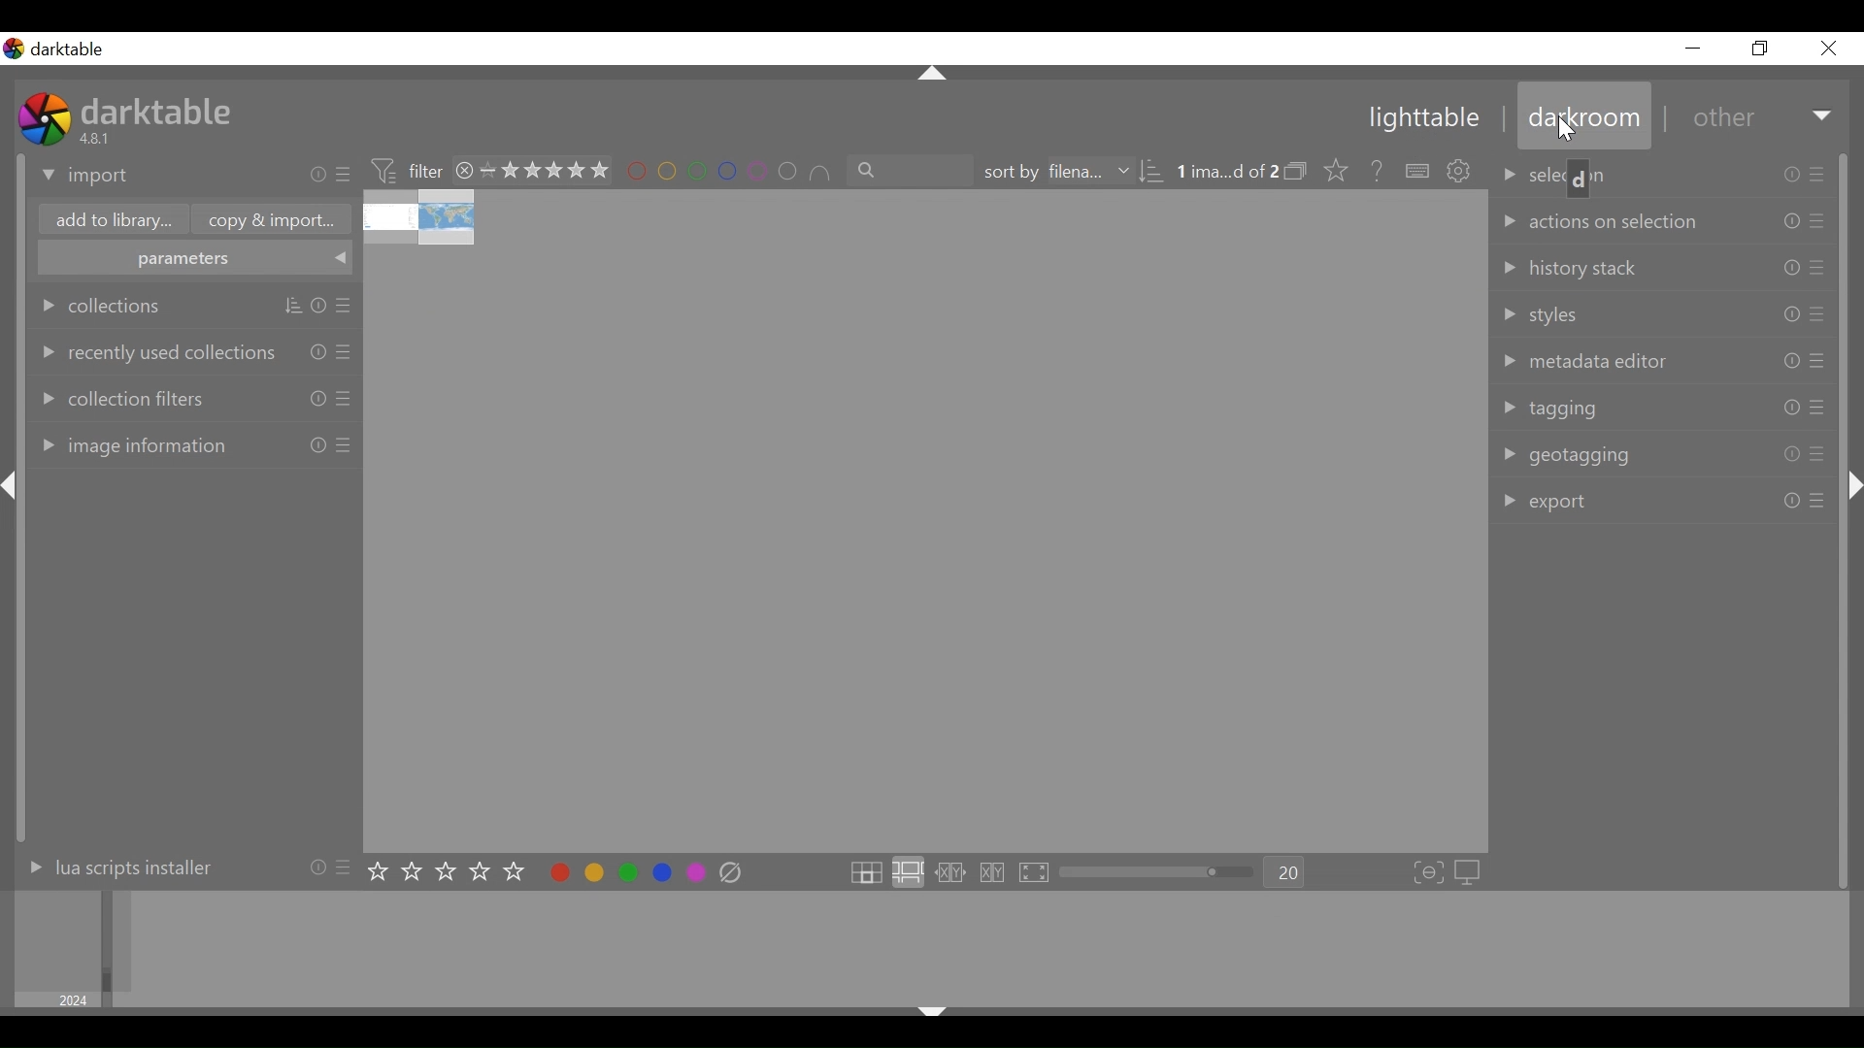 The height and width of the screenshot is (1048, 1864). I want to click on , so click(1792, 454).